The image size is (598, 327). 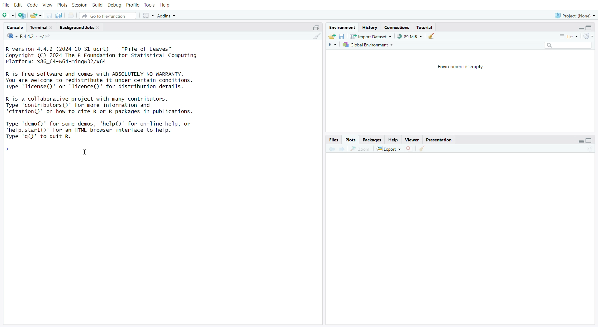 What do you see at coordinates (574, 15) in the screenshot?
I see `Project (Note)` at bounding box center [574, 15].